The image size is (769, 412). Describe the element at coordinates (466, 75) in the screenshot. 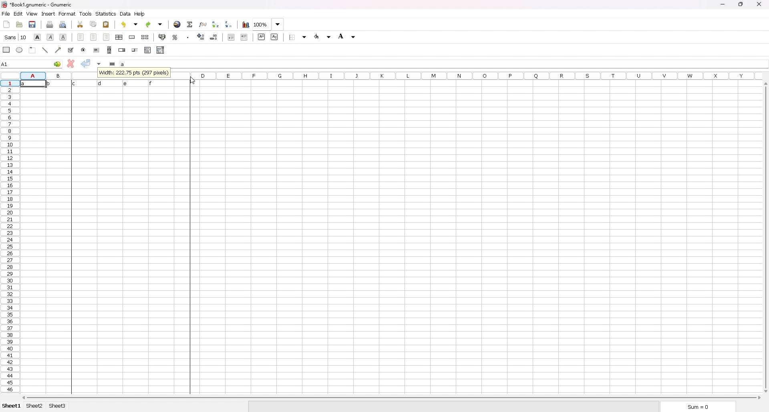

I see `ROWS` at that location.